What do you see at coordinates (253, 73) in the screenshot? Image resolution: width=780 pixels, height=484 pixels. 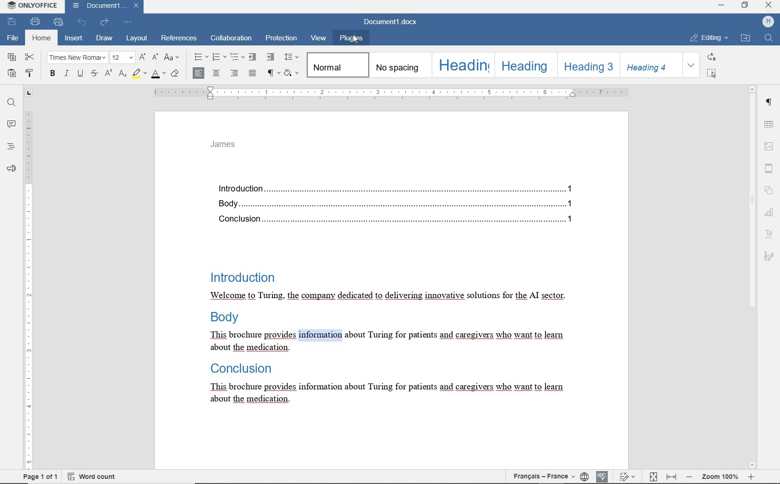 I see `JUSTIFIED` at bounding box center [253, 73].